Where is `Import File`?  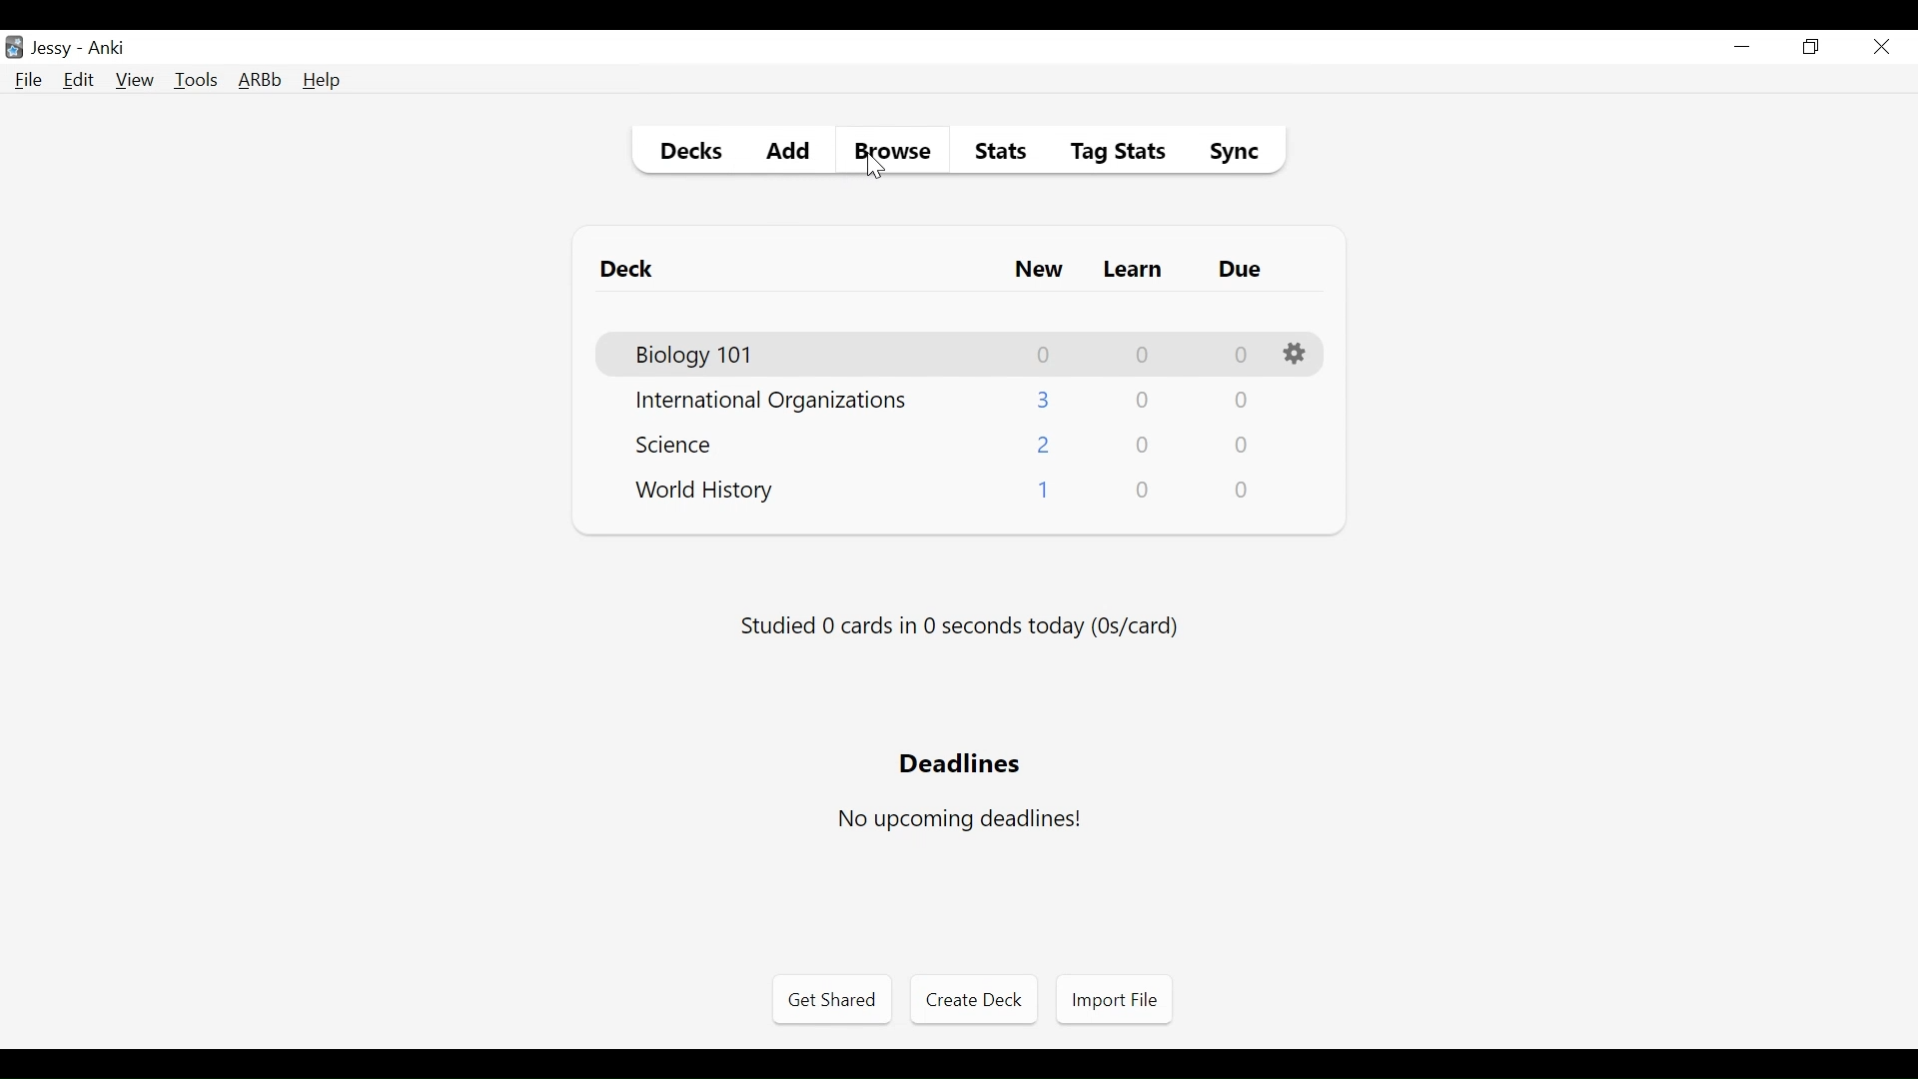 Import File is located at coordinates (1114, 1000).